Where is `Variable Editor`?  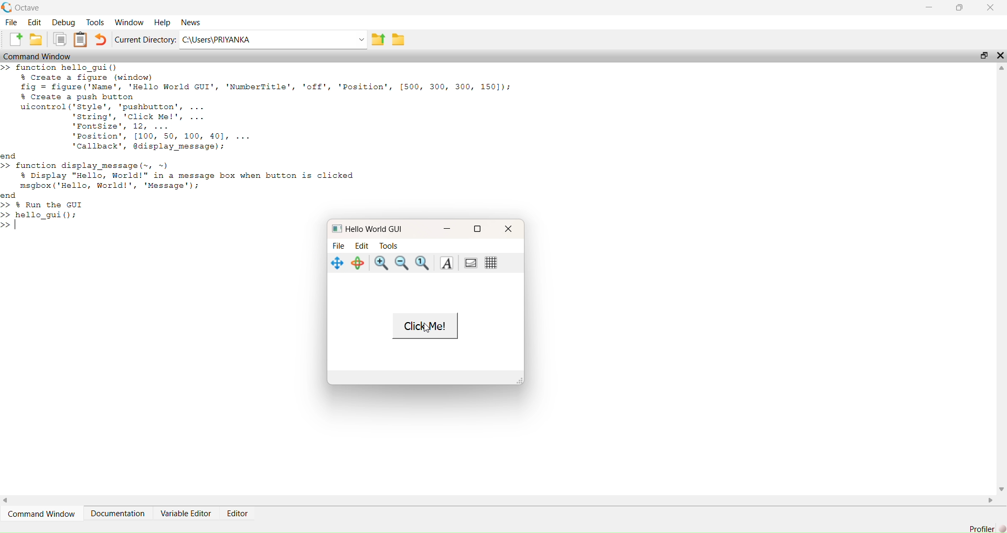 Variable Editor is located at coordinates (187, 514).